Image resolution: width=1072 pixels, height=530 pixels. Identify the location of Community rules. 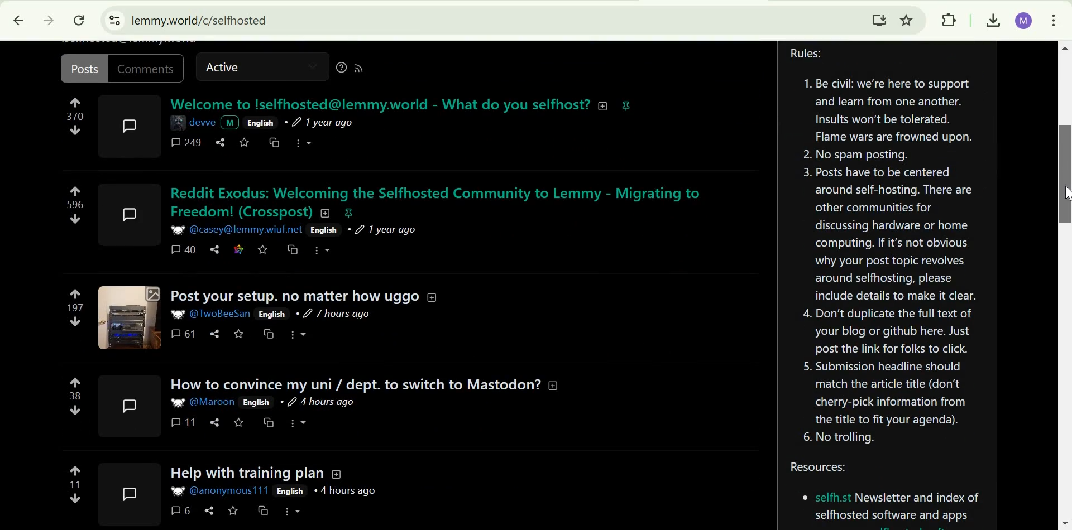
(888, 249).